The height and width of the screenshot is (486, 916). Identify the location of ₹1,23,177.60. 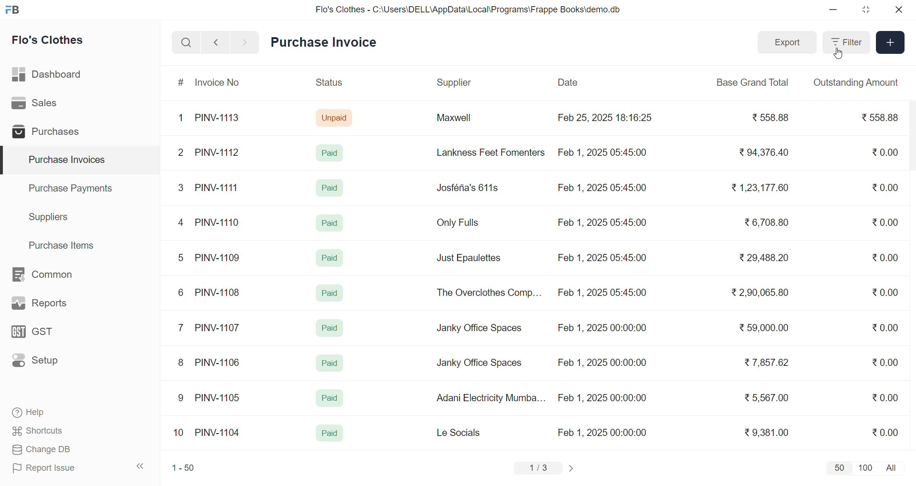
(759, 187).